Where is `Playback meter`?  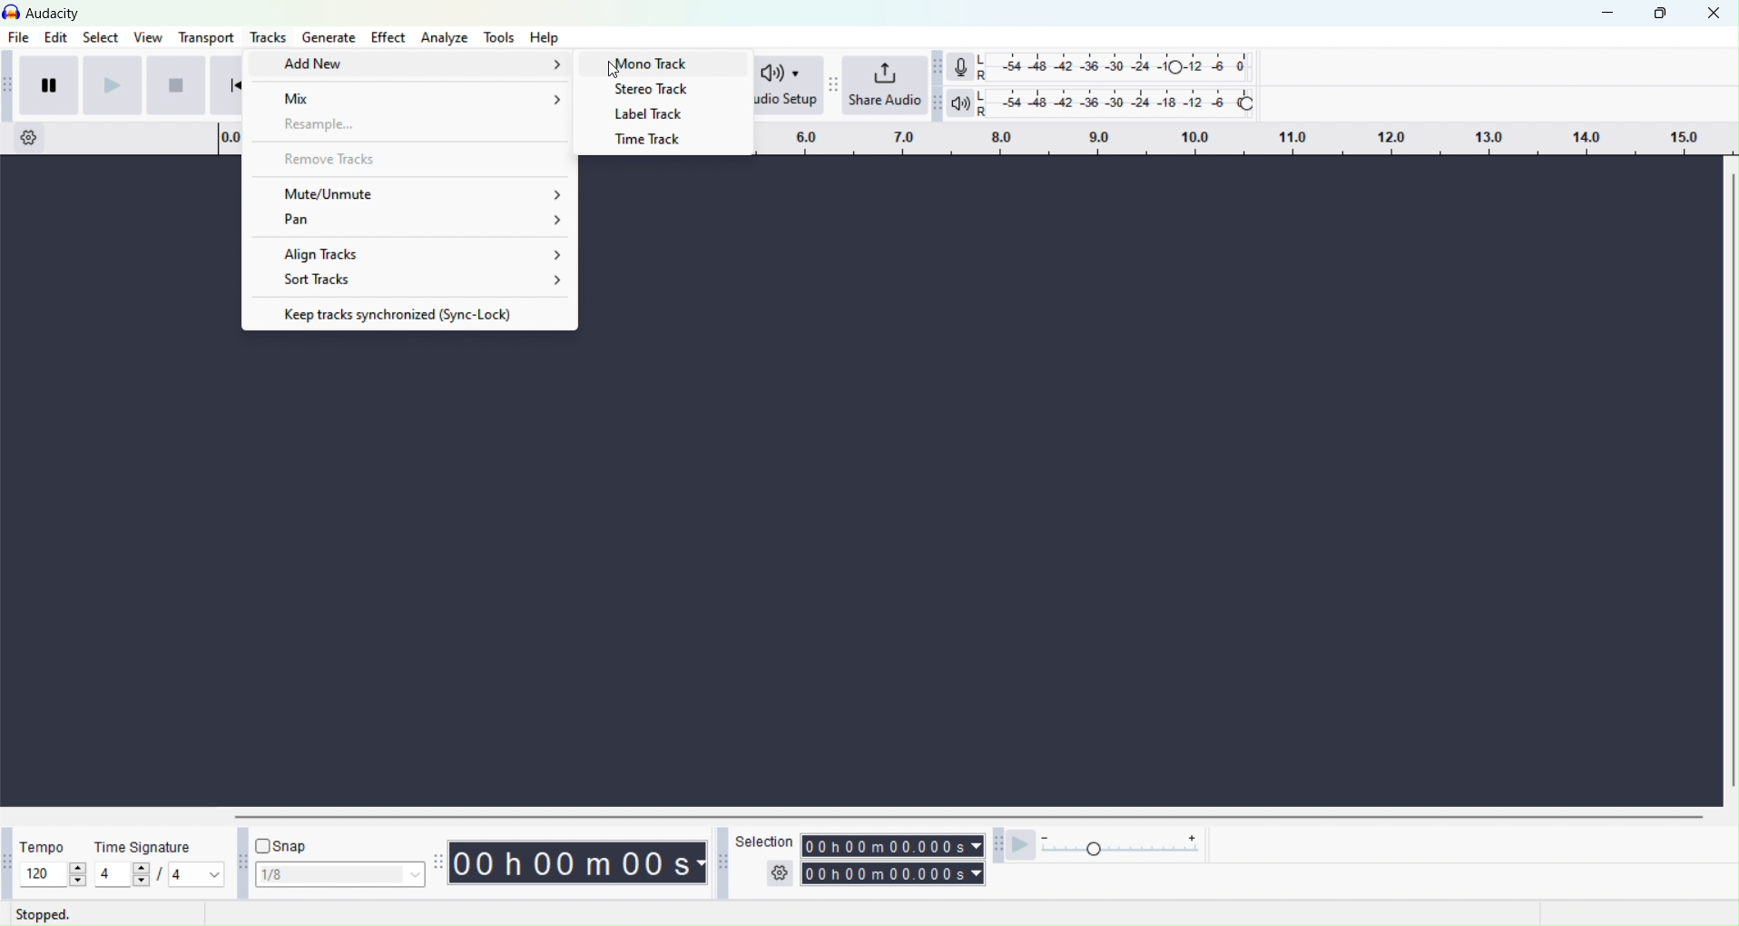
Playback meter is located at coordinates (962, 103).